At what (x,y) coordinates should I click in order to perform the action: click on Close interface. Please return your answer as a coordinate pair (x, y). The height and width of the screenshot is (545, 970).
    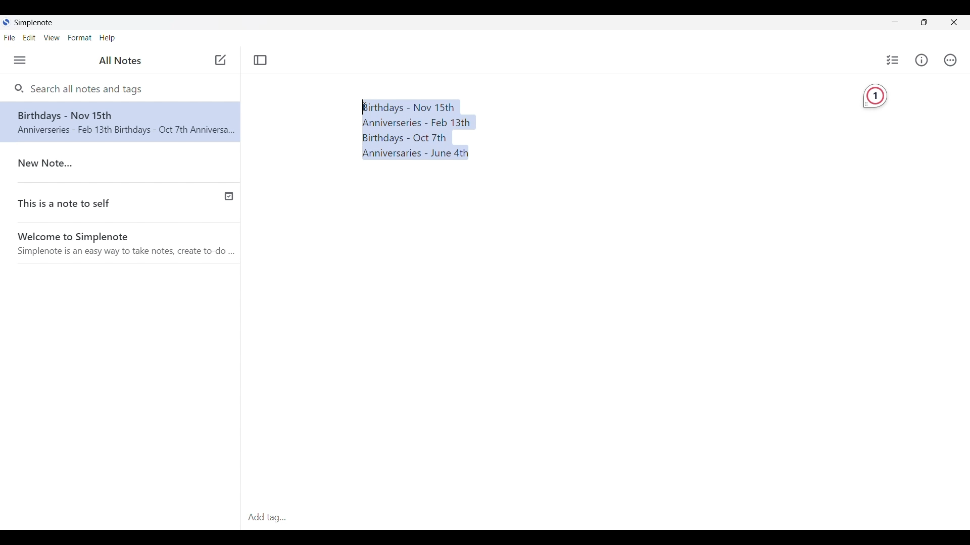
    Looking at the image, I should click on (954, 22).